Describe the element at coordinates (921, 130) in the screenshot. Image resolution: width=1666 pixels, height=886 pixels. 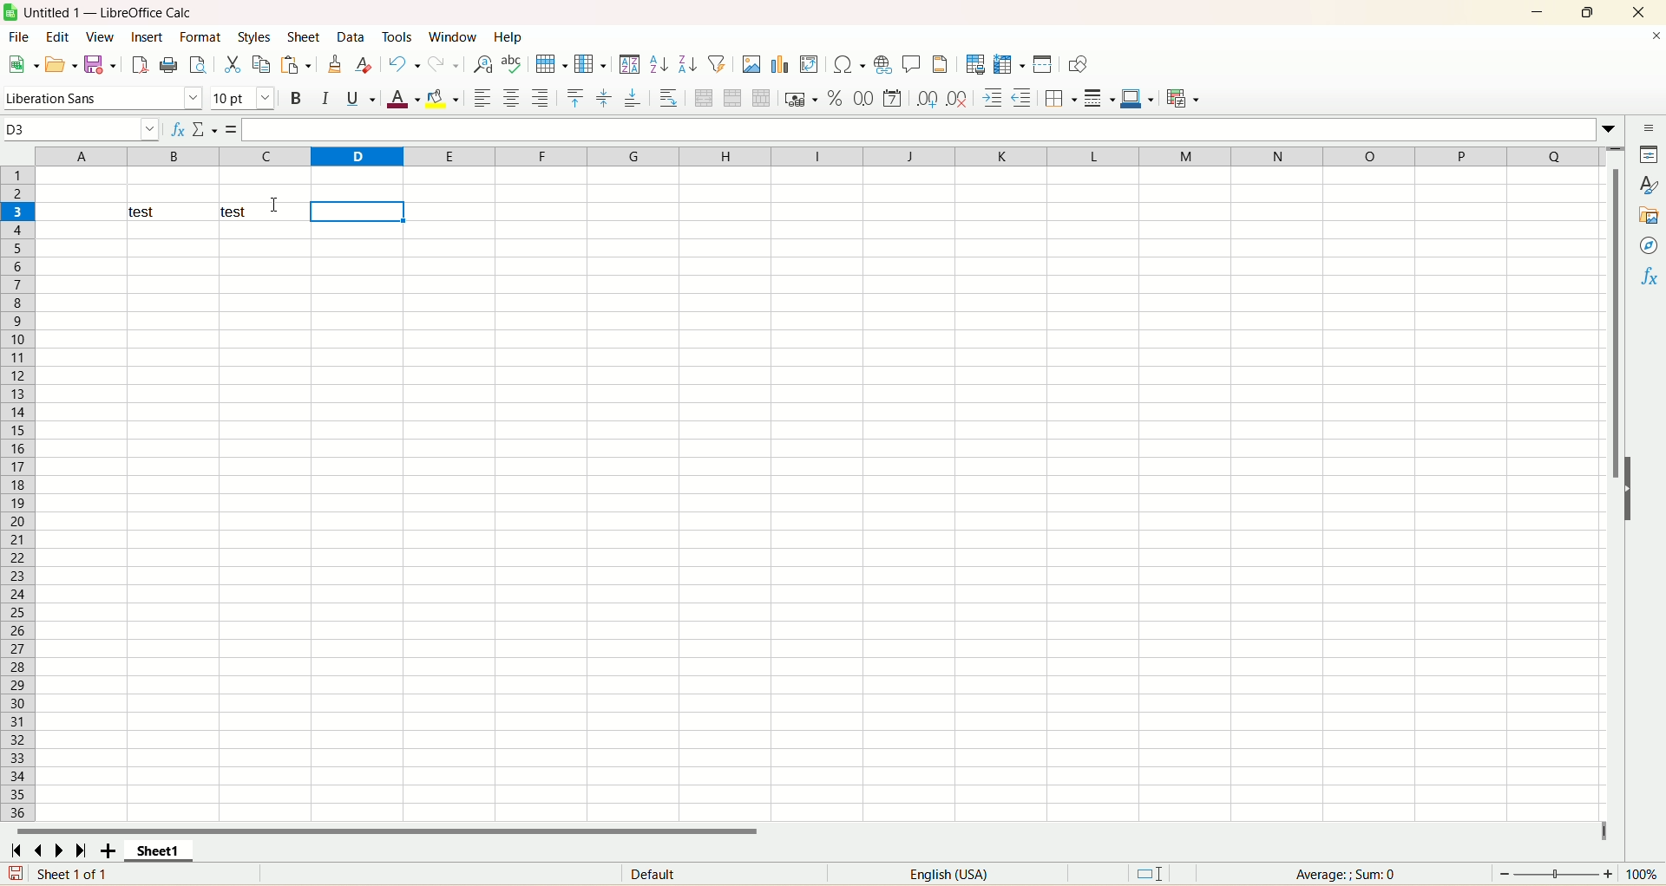
I see `Input line` at that location.